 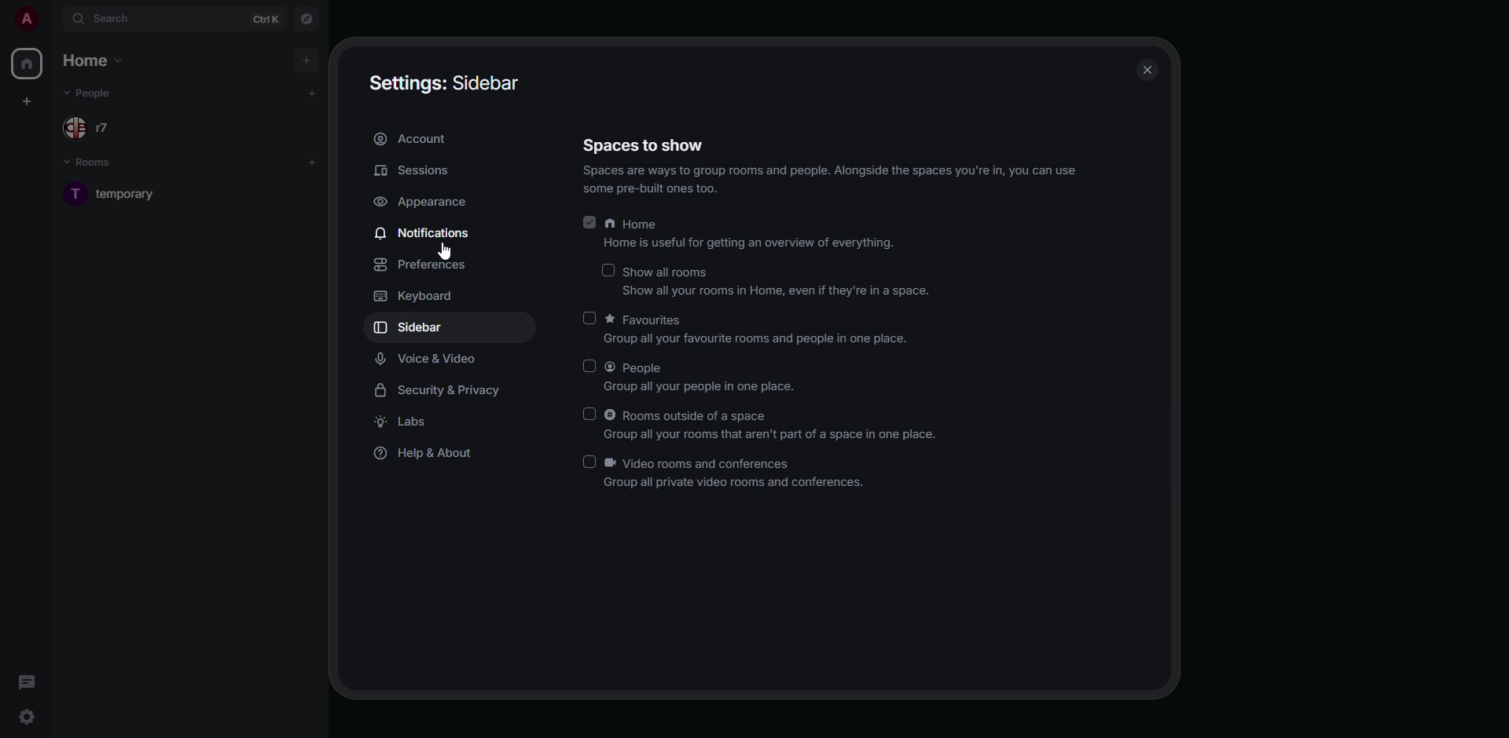 What do you see at coordinates (423, 234) in the screenshot?
I see `notifications` at bounding box center [423, 234].